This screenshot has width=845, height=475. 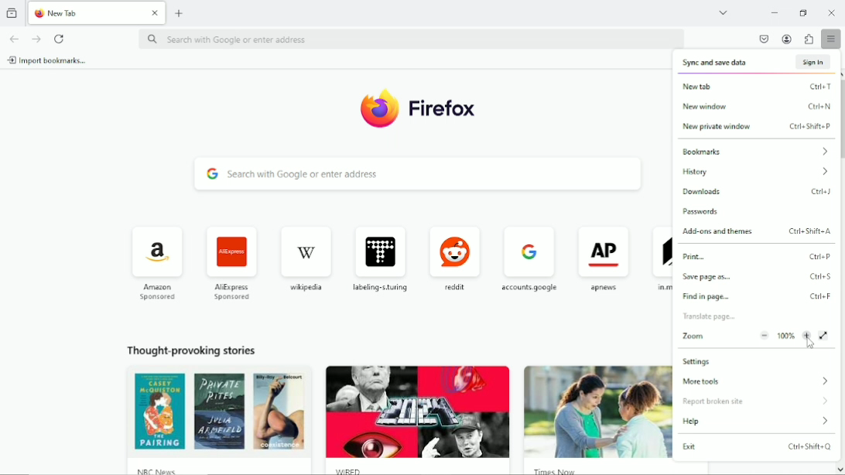 What do you see at coordinates (160, 260) in the screenshot?
I see `amazon` at bounding box center [160, 260].